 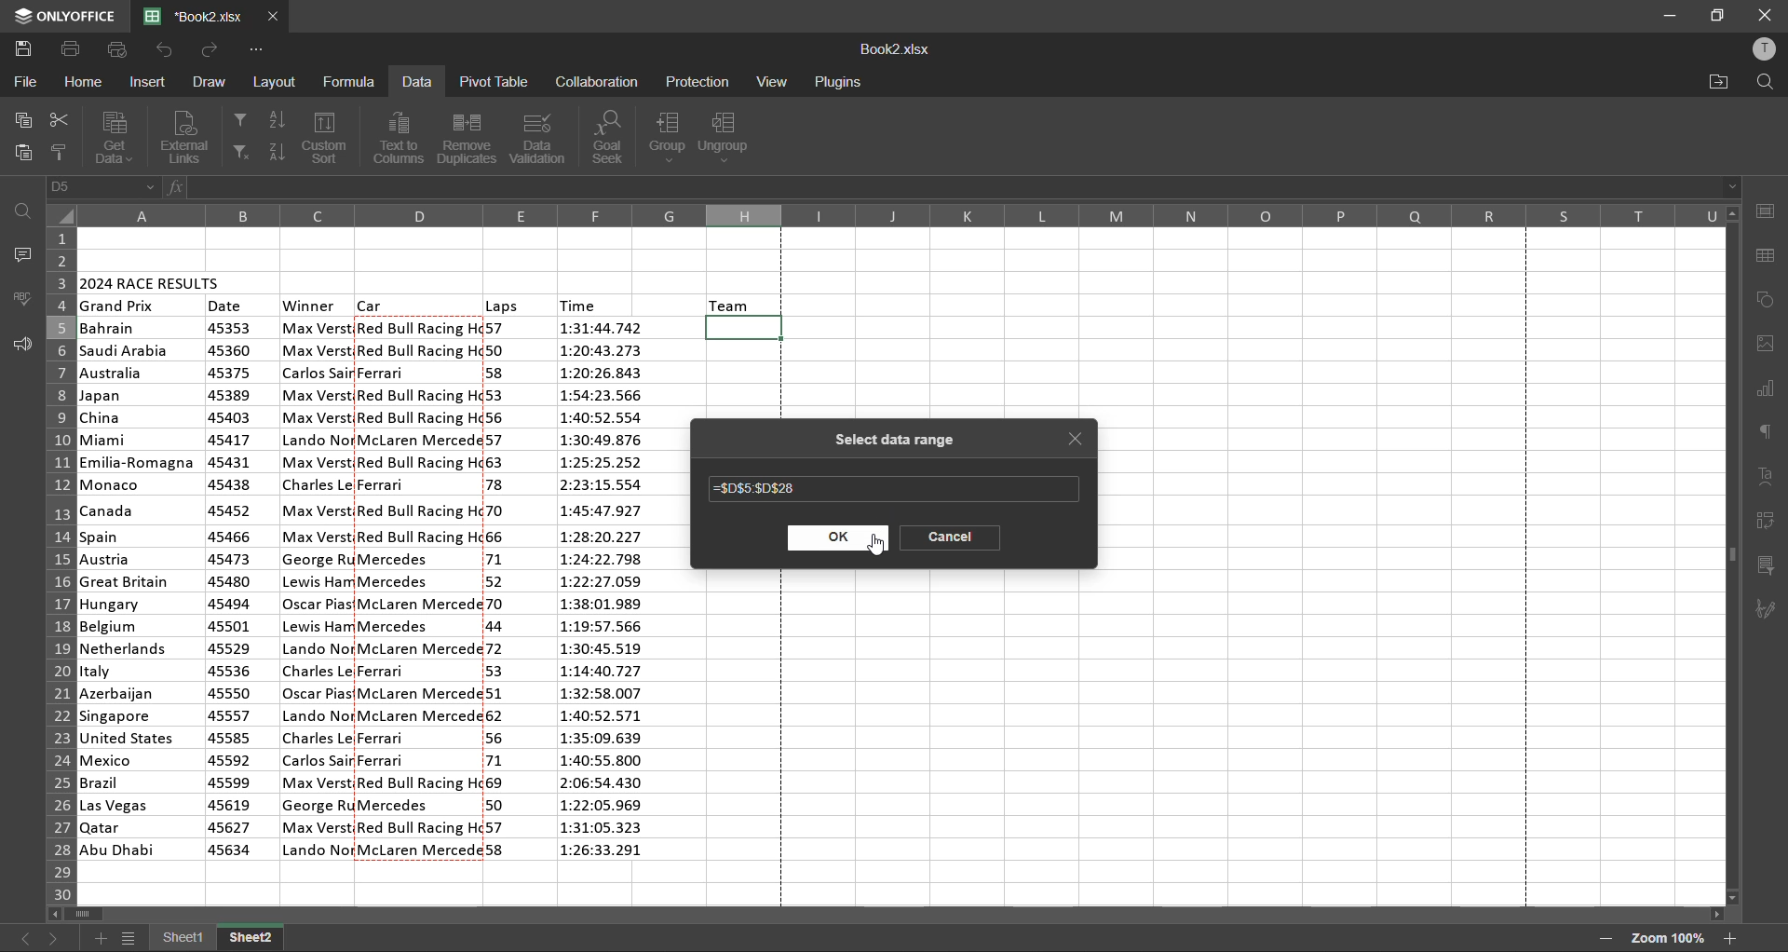 What do you see at coordinates (163, 49) in the screenshot?
I see `undo` at bounding box center [163, 49].